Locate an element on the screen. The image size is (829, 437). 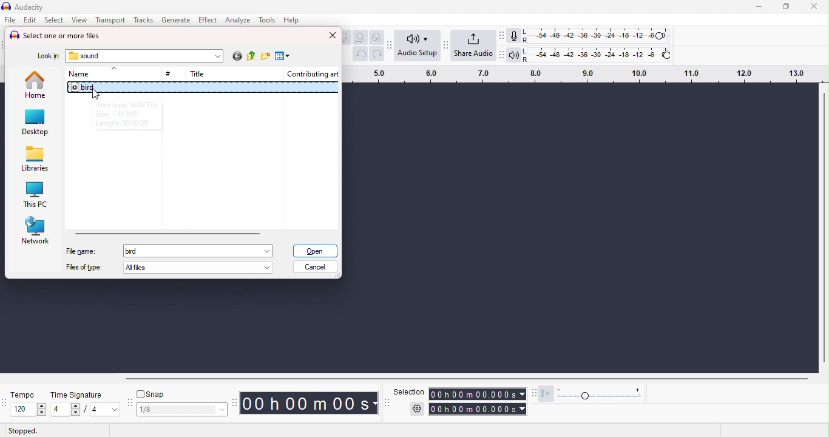
stopped is located at coordinates (23, 431).